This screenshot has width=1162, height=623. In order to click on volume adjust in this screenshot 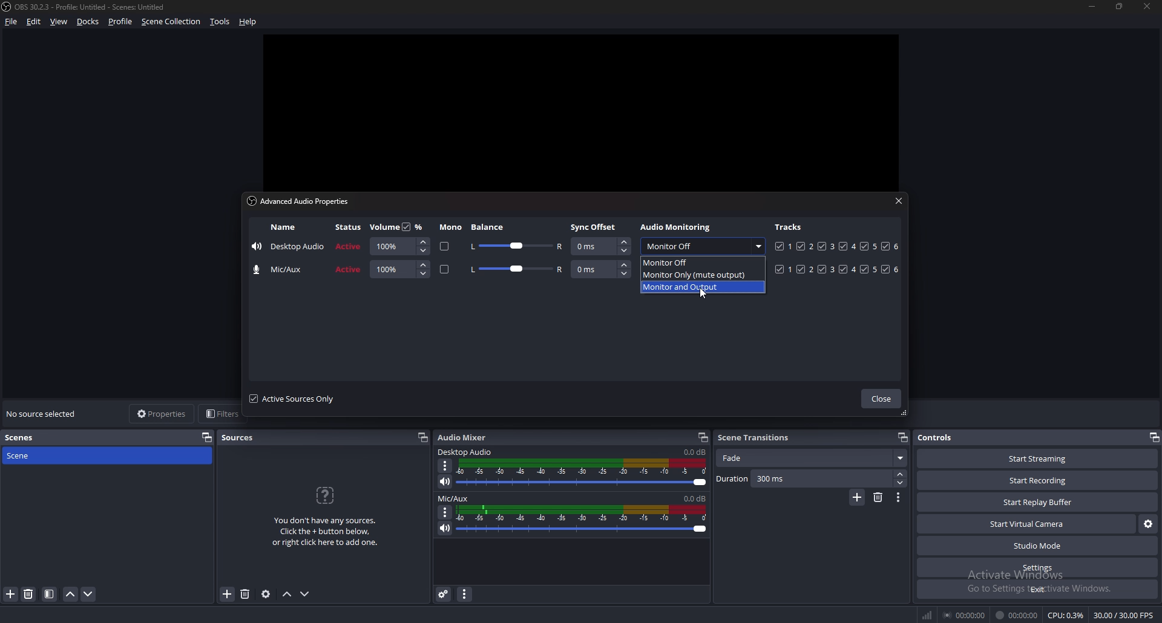, I will do `click(399, 270)`.